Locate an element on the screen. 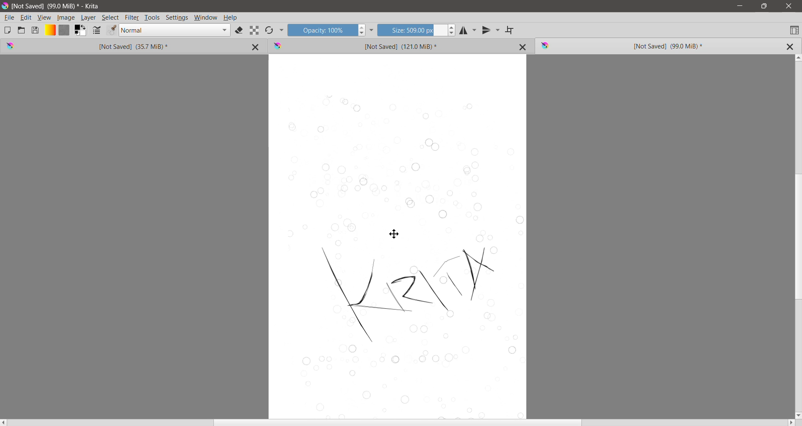 The width and height of the screenshot is (802, 426). Tools is located at coordinates (152, 18).